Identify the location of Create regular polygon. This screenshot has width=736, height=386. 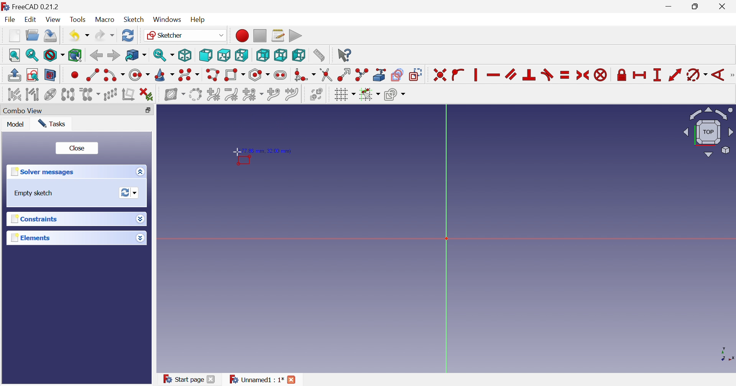
(260, 75).